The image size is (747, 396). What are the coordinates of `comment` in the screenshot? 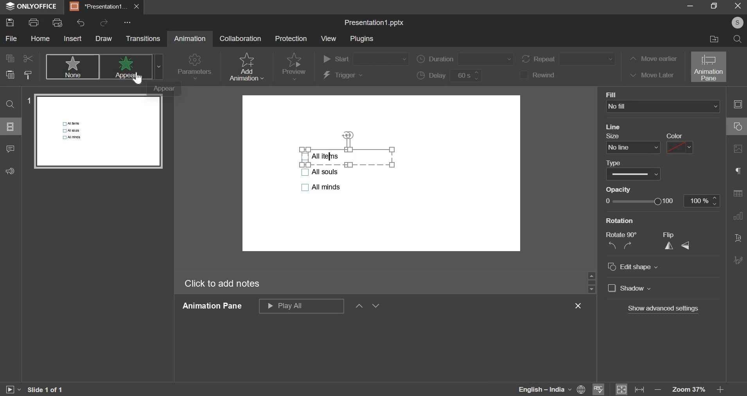 It's located at (10, 150).